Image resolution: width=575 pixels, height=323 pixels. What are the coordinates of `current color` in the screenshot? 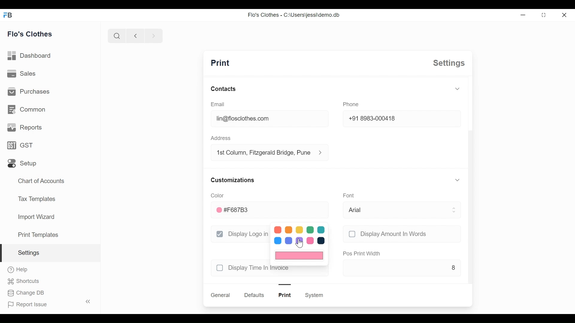 It's located at (299, 256).